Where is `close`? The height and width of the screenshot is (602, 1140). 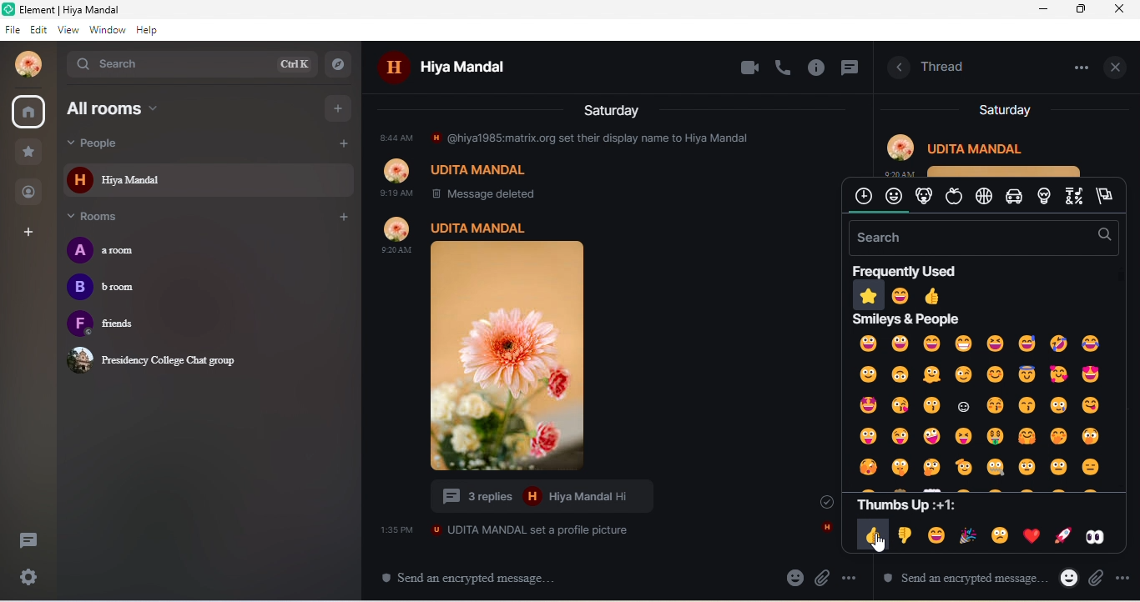
close is located at coordinates (1122, 9).